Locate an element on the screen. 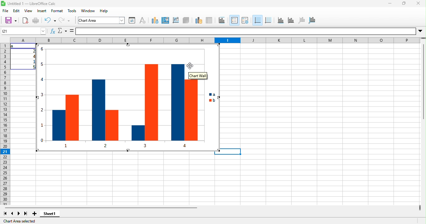  export directly as pdf is located at coordinates (25, 21).